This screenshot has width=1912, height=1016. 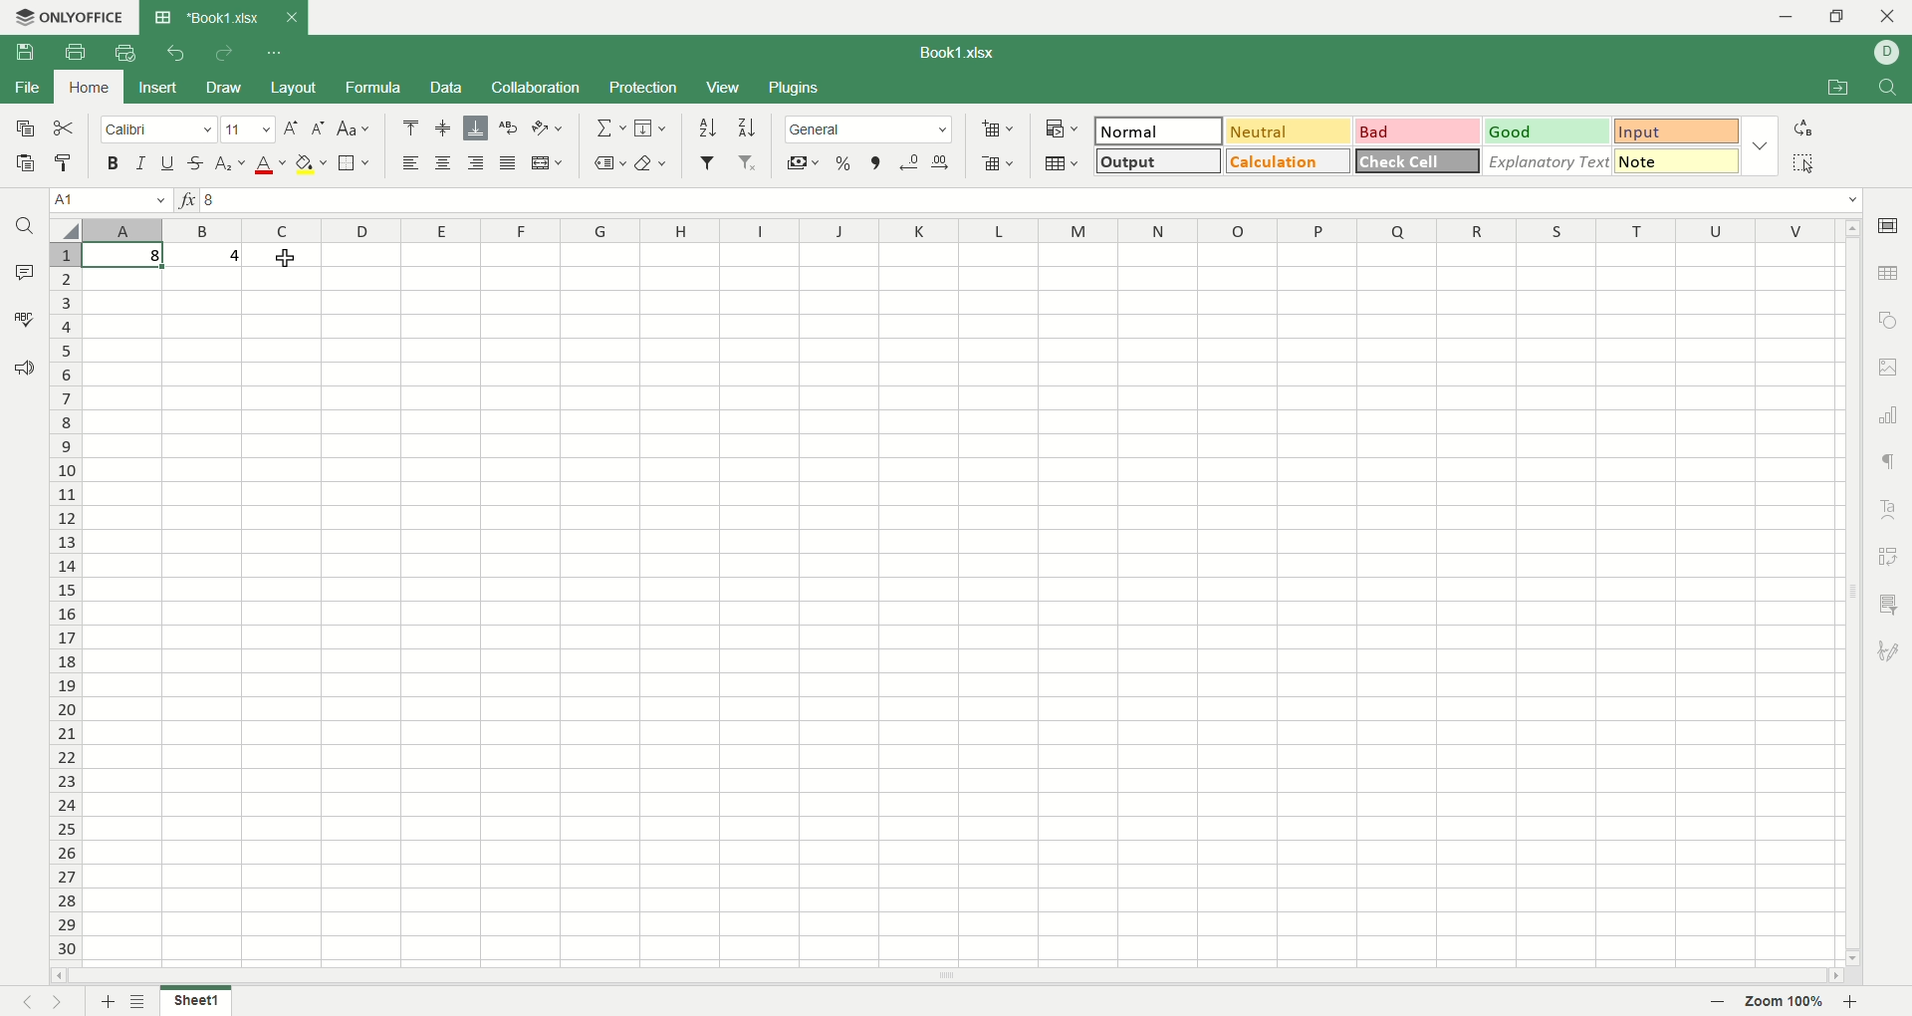 I want to click on collaboration, so click(x=538, y=88).